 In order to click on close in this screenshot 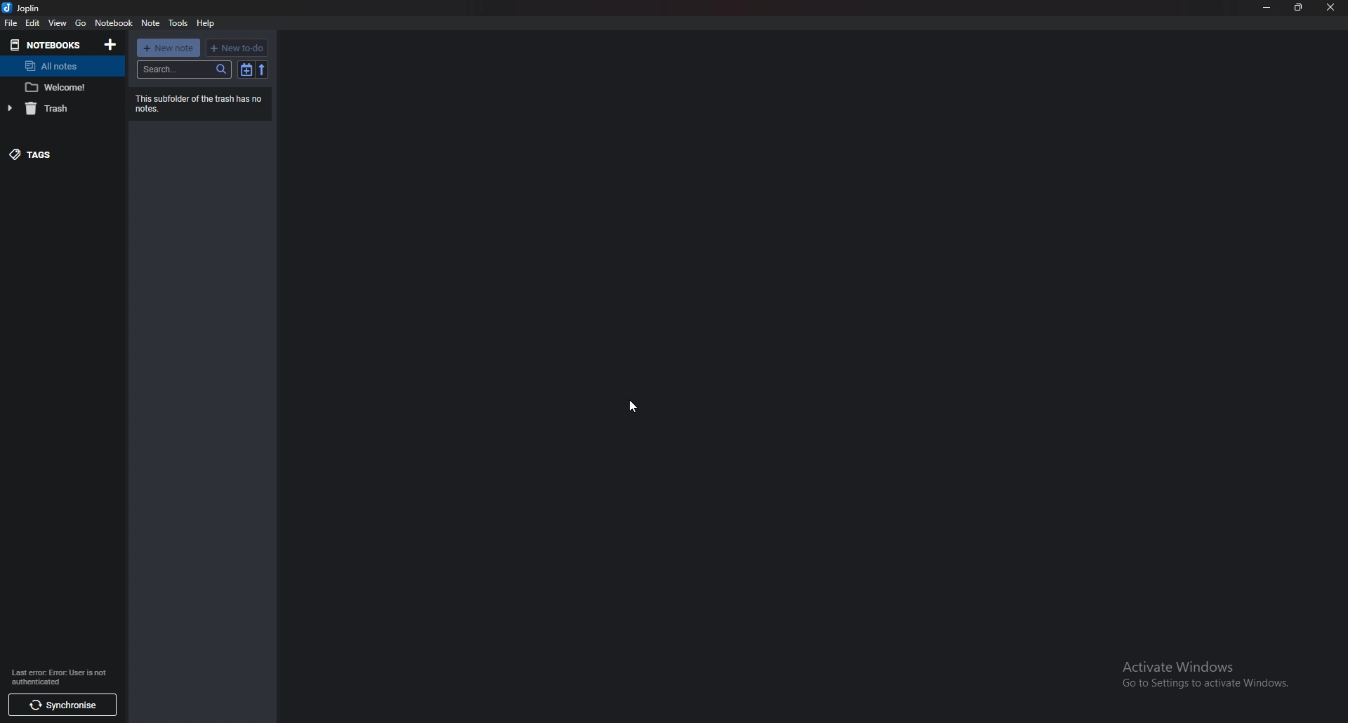, I will do `click(1330, 7)`.